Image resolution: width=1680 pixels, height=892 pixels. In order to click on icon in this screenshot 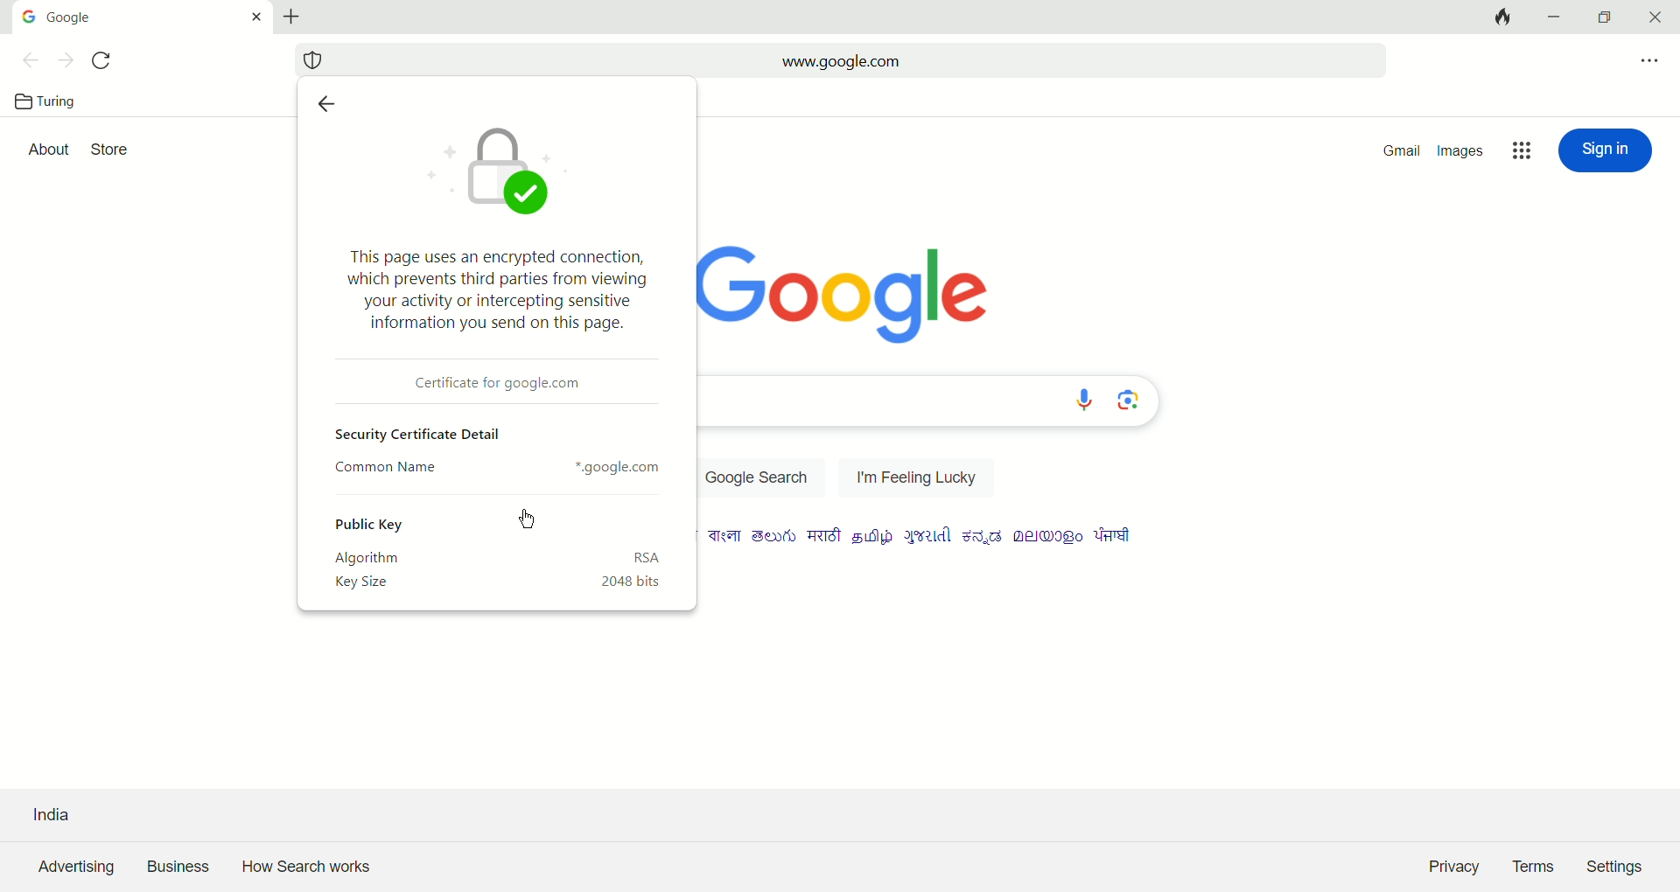, I will do `click(507, 171)`.